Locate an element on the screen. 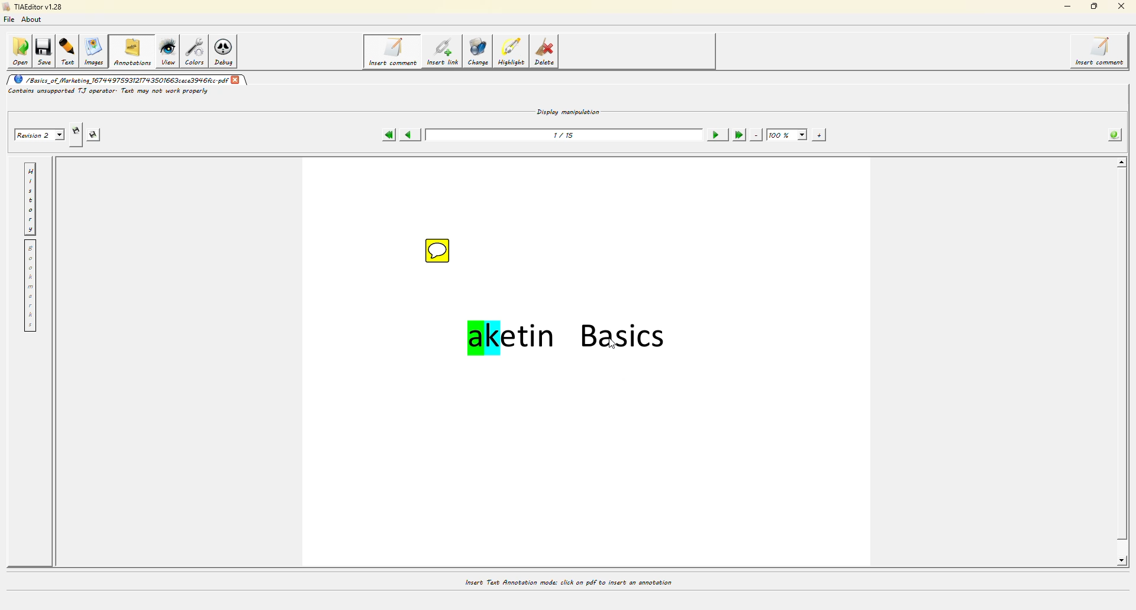 The image size is (1136, 610). insert link is located at coordinates (442, 53).